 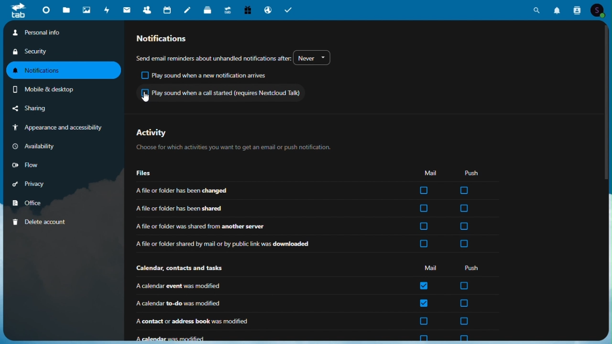 I want to click on check box, so click(x=424, y=303).